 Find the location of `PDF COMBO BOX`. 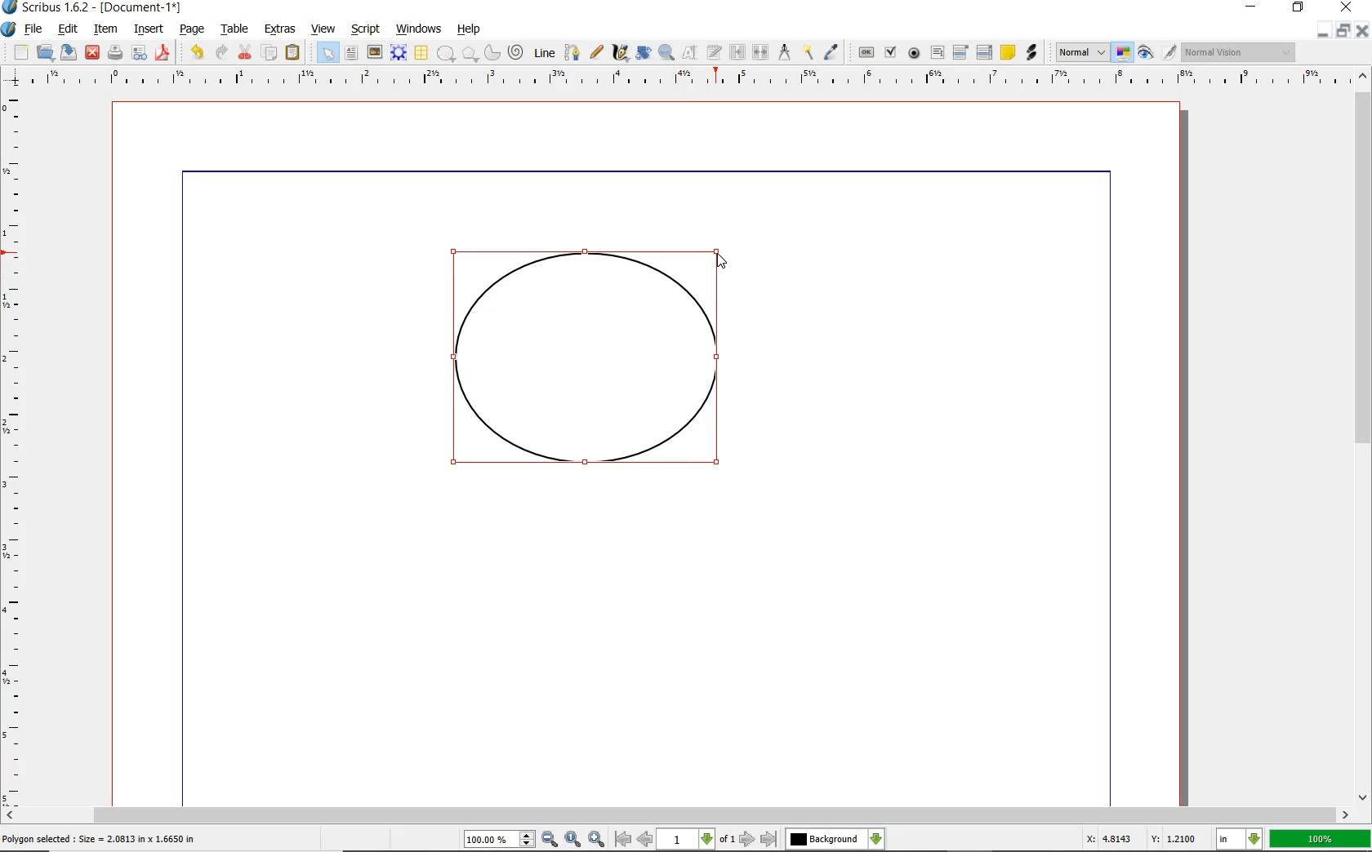

PDF COMBO BOX is located at coordinates (960, 51).